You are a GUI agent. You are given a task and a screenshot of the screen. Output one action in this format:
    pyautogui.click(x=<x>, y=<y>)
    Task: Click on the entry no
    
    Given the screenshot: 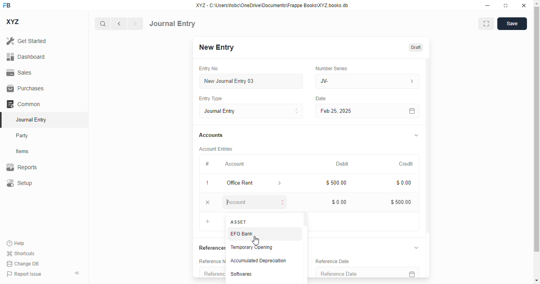 What is the action you would take?
    pyautogui.click(x=208, y=68)
    